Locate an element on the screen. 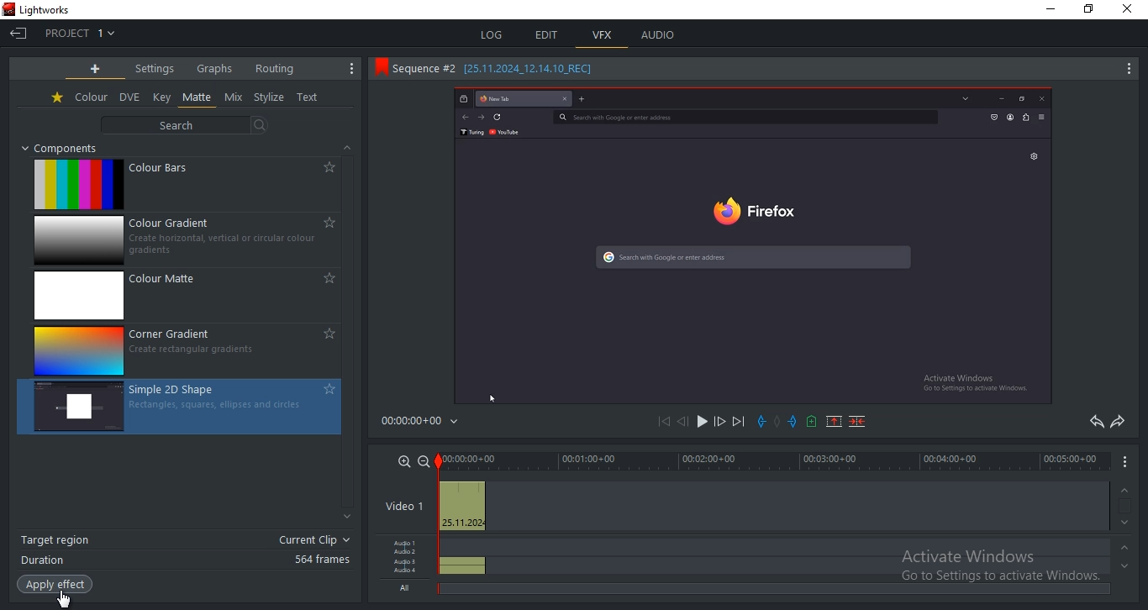 The image size is (1148, 610). timeline is located at coordinates (772, 460).